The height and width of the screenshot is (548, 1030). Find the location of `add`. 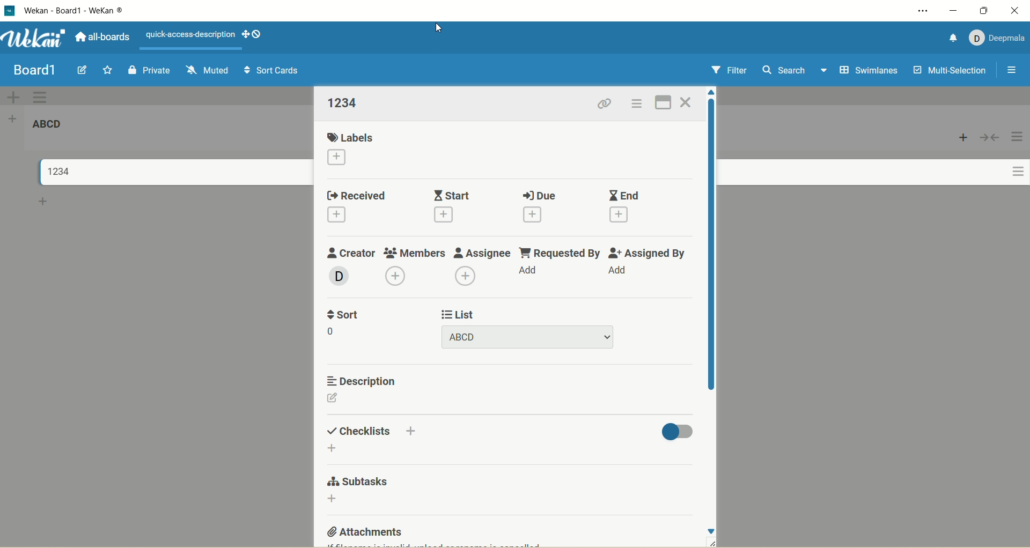

add is located at coordinates (622, 216).